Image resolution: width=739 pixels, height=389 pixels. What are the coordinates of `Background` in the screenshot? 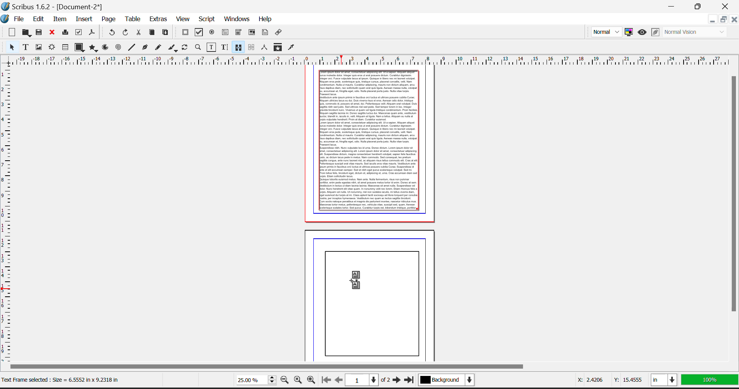 It's located at (452, 381).